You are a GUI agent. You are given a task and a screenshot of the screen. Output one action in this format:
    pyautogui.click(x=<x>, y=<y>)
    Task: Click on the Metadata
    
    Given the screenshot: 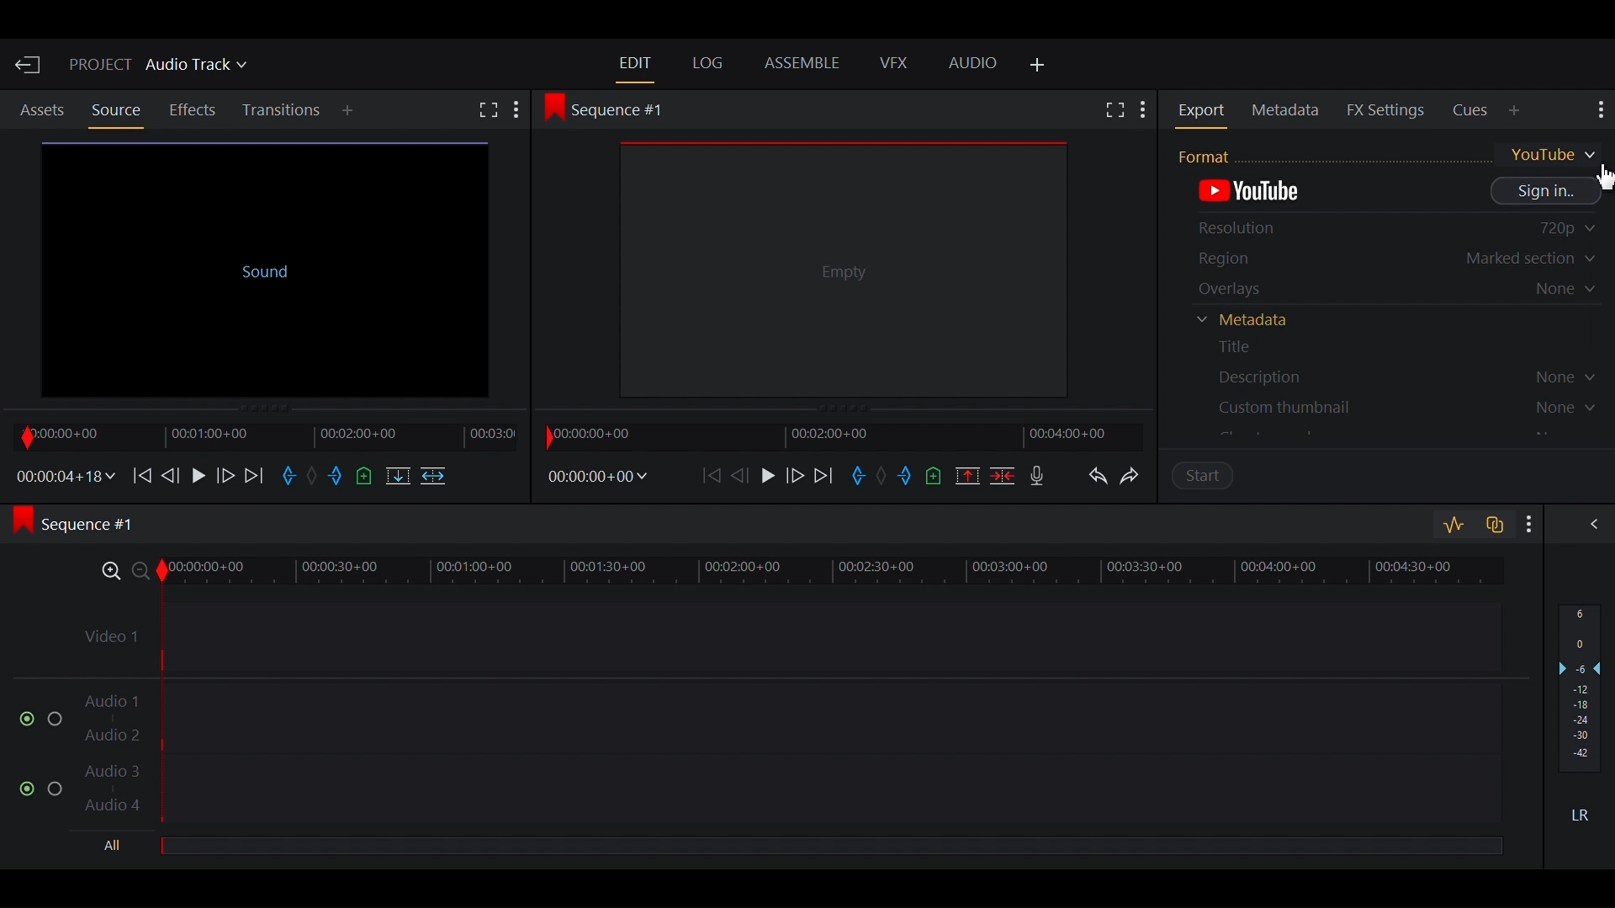 What is the action you would take?
    pyautogui.click(x=1252, y=322)
    